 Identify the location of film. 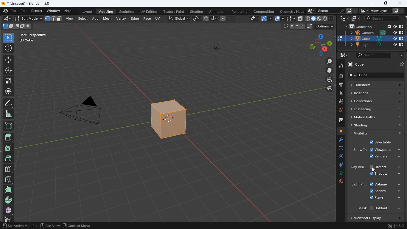
(330, 80).